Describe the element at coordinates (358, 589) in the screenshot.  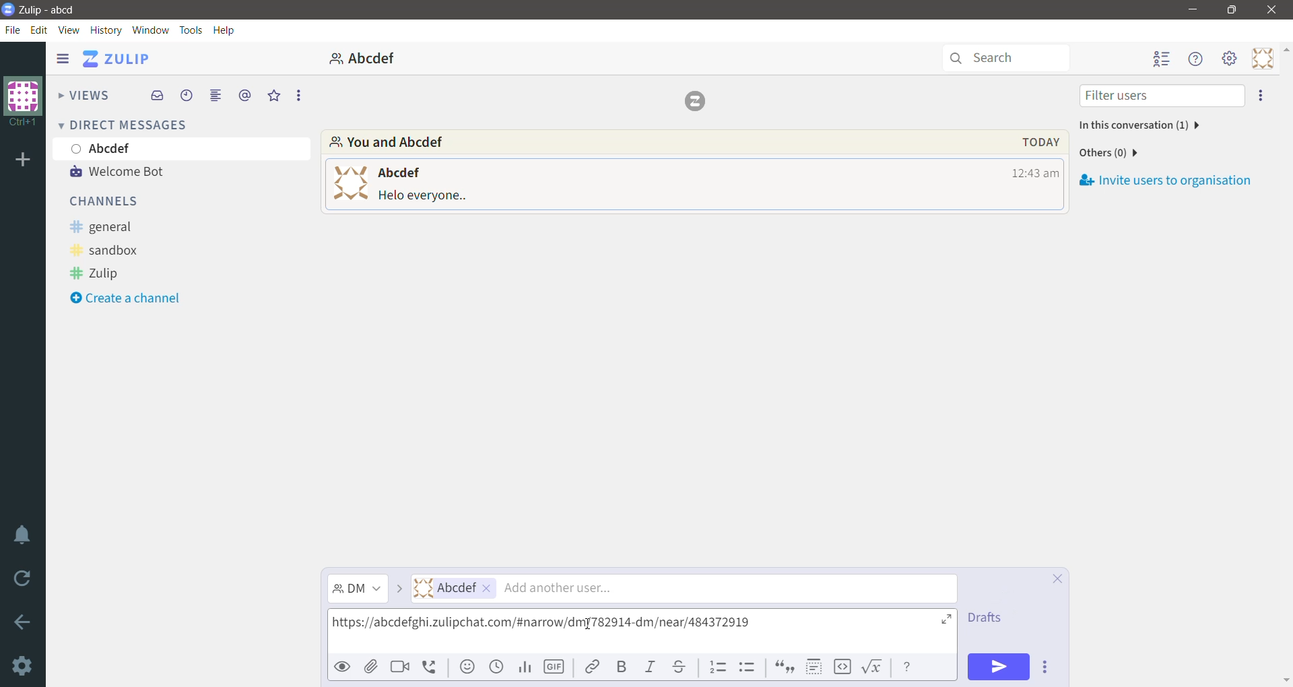
I see `Message Channel` at that location.